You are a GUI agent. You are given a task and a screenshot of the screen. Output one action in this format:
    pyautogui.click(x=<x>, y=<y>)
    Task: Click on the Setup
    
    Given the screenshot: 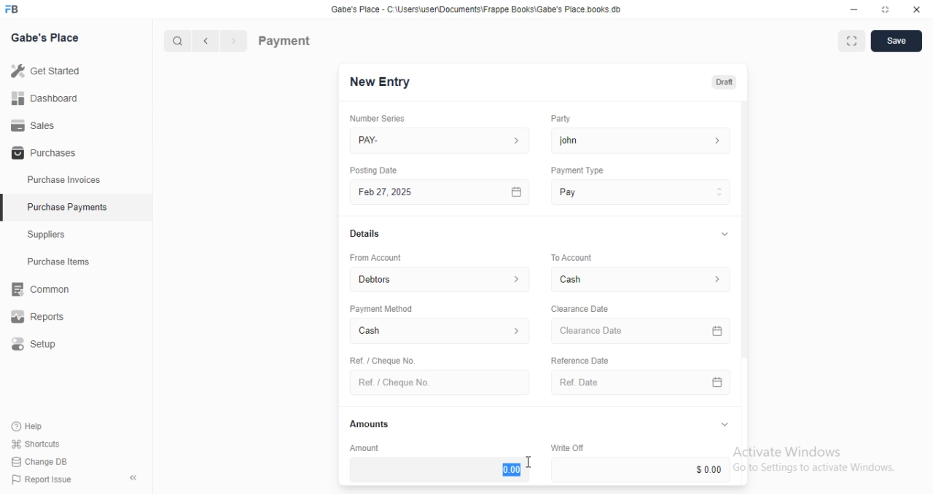 What is the action you would take?
    pyautogui.click(x=44, y=345)
    